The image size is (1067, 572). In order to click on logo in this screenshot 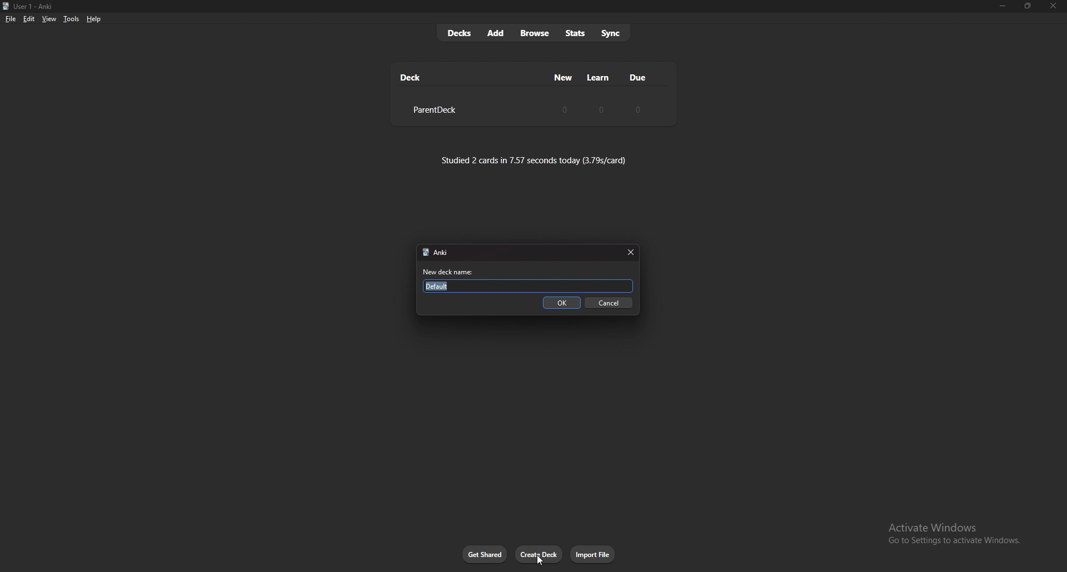, I will do `click(424, 253)`.